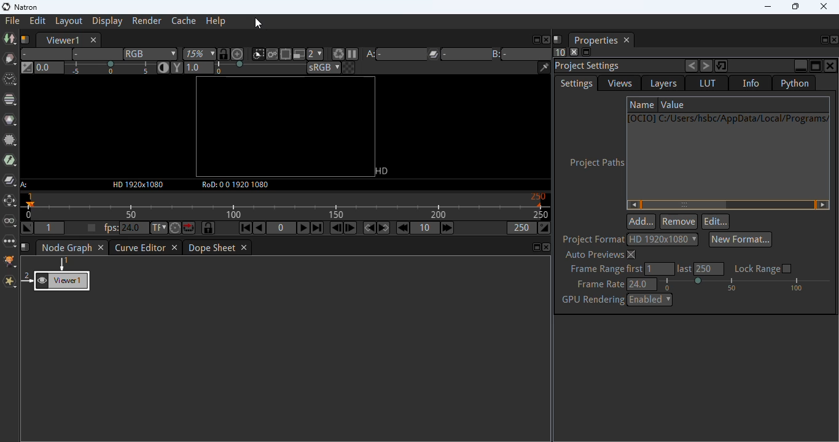 This screenshot has width=839, height=442. What do you see at coordinates (25, 39) in the screenshot?
I see `script name: pane 1` at bounding box center [25, 39].